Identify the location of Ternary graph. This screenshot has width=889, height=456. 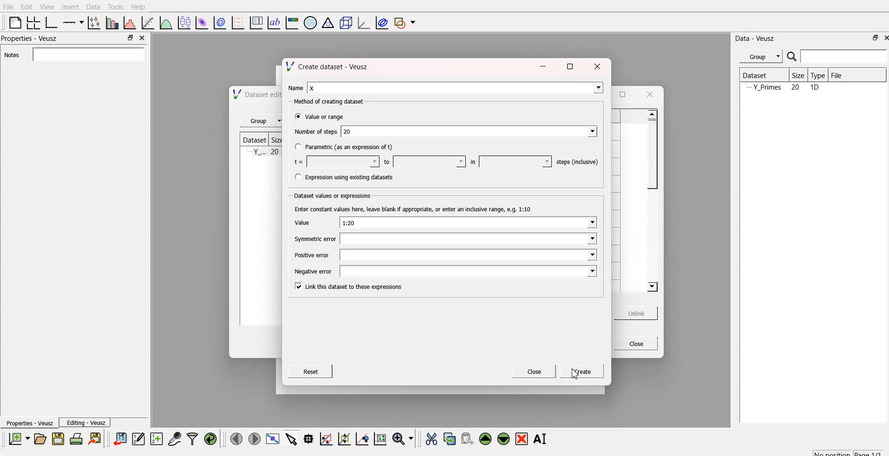
(328, 22).